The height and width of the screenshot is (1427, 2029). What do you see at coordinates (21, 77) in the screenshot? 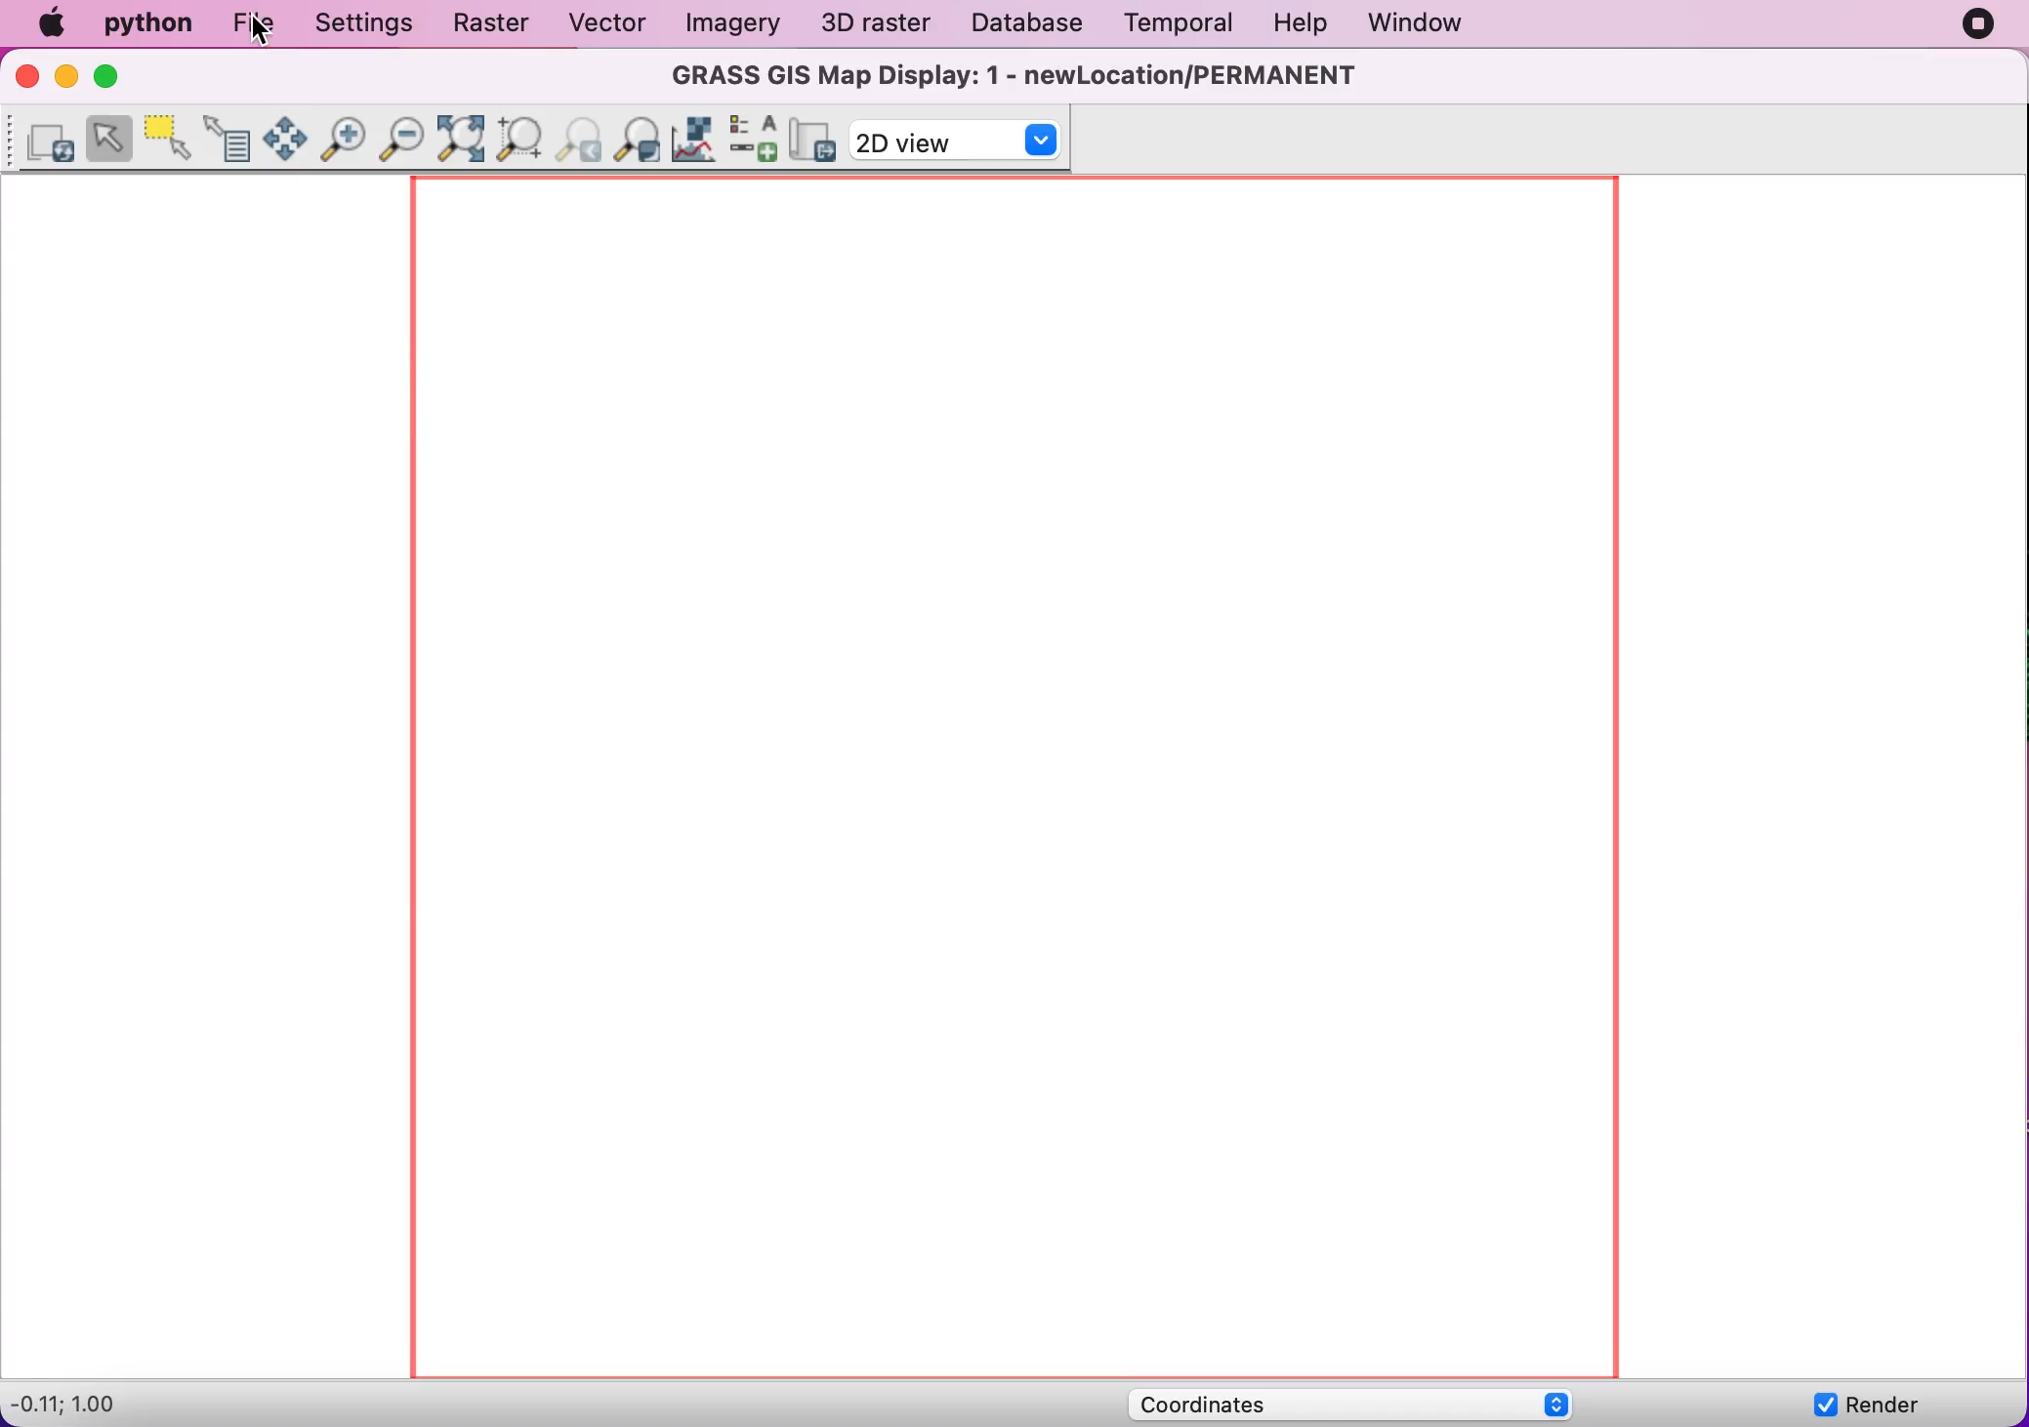
I see `close` at bounding box center [21, 77].